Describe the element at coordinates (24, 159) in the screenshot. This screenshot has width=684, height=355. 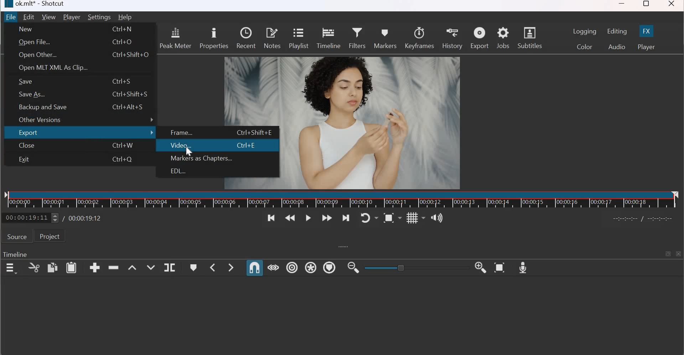
I see `Exit` at that location.